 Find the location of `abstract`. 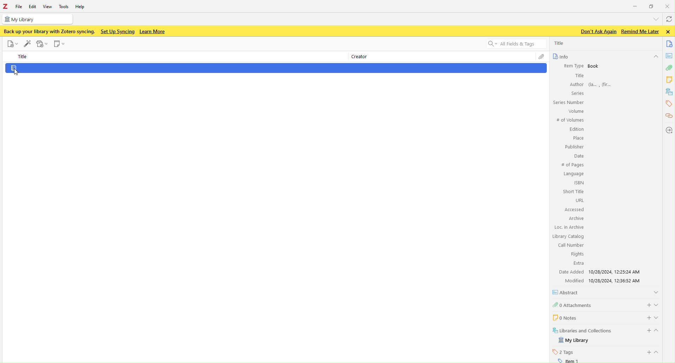

abstract is located at coordinates (605, 292).